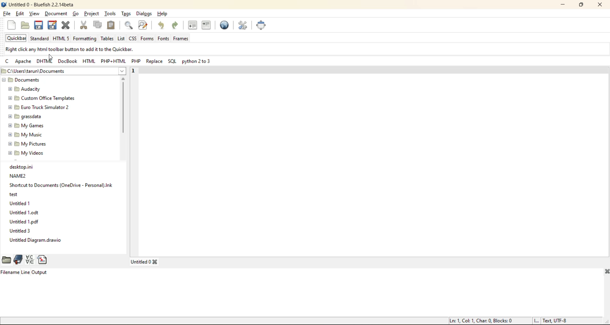 The height and width of the screenshot is (325, 610). What do you see at coordinates (44, 258) in the screenshot?
I see `snippets` at bounding box center [44, 258].